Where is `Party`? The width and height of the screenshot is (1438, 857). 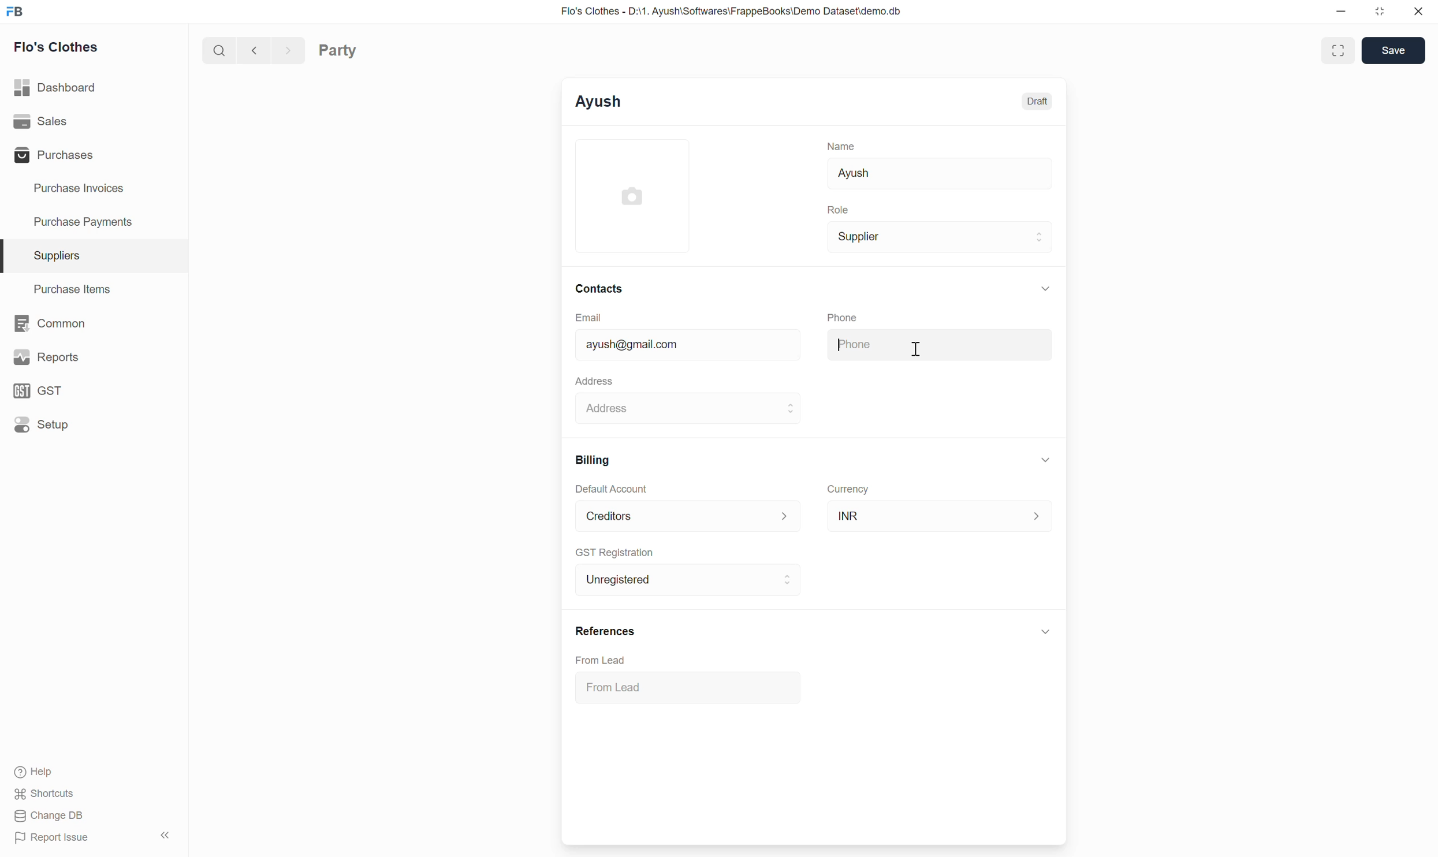
Party is located at coordinates (338, 50).